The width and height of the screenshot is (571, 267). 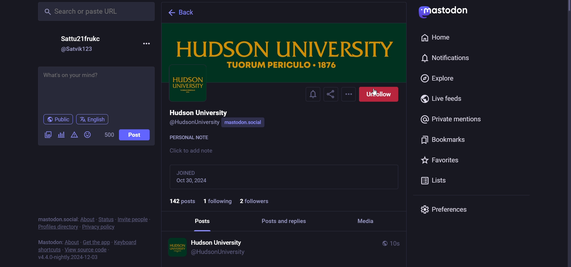 What do you see at coordinates (109, 135) in the screenshot?
I see `500` at bounding box center [109, 135].